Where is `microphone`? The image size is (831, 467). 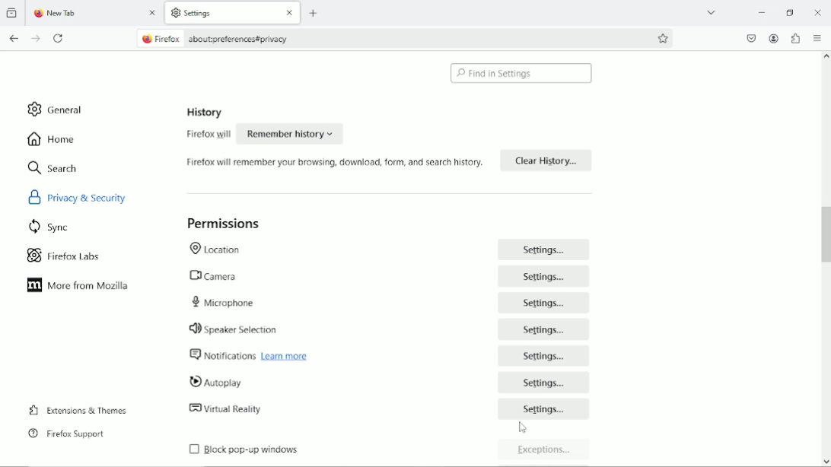
microphone is located at coordinates (299, 301).